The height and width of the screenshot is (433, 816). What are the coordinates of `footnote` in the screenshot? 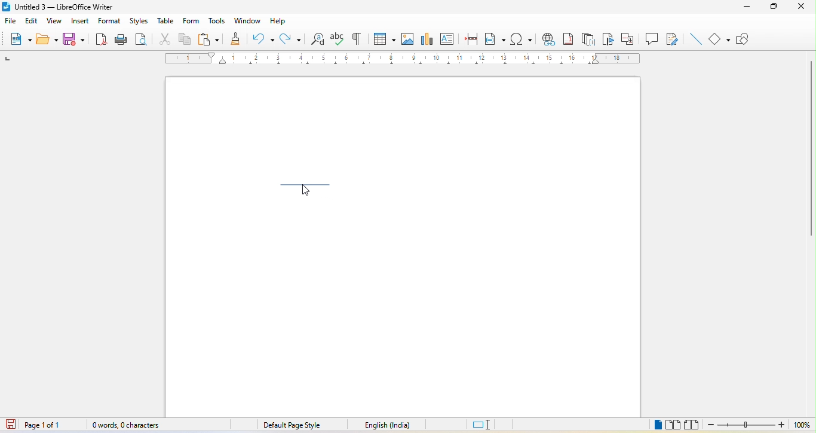 It's located at (569, 39).